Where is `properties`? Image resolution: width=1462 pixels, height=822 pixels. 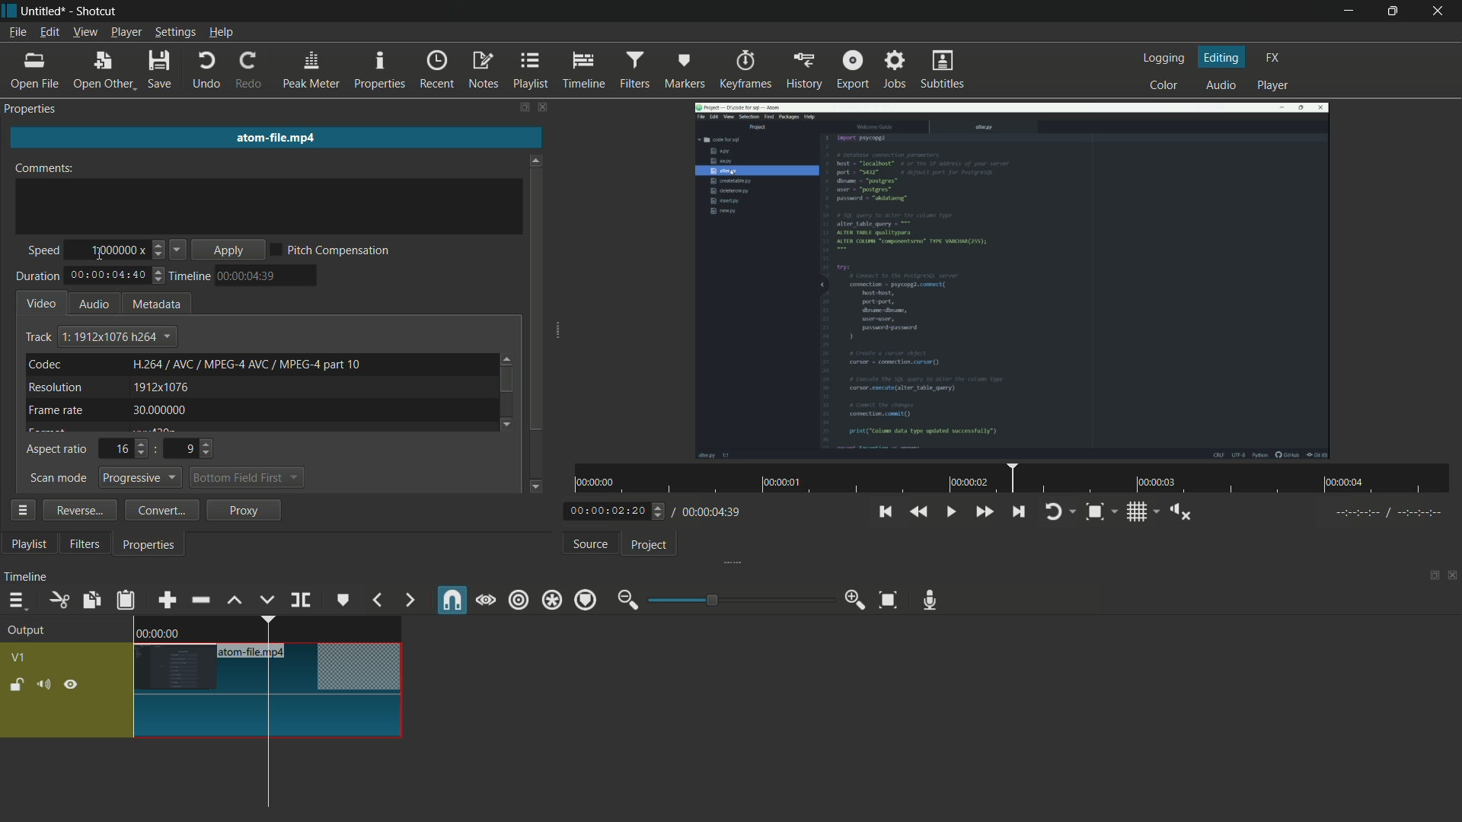
properties is located at coordinates (378, 71).